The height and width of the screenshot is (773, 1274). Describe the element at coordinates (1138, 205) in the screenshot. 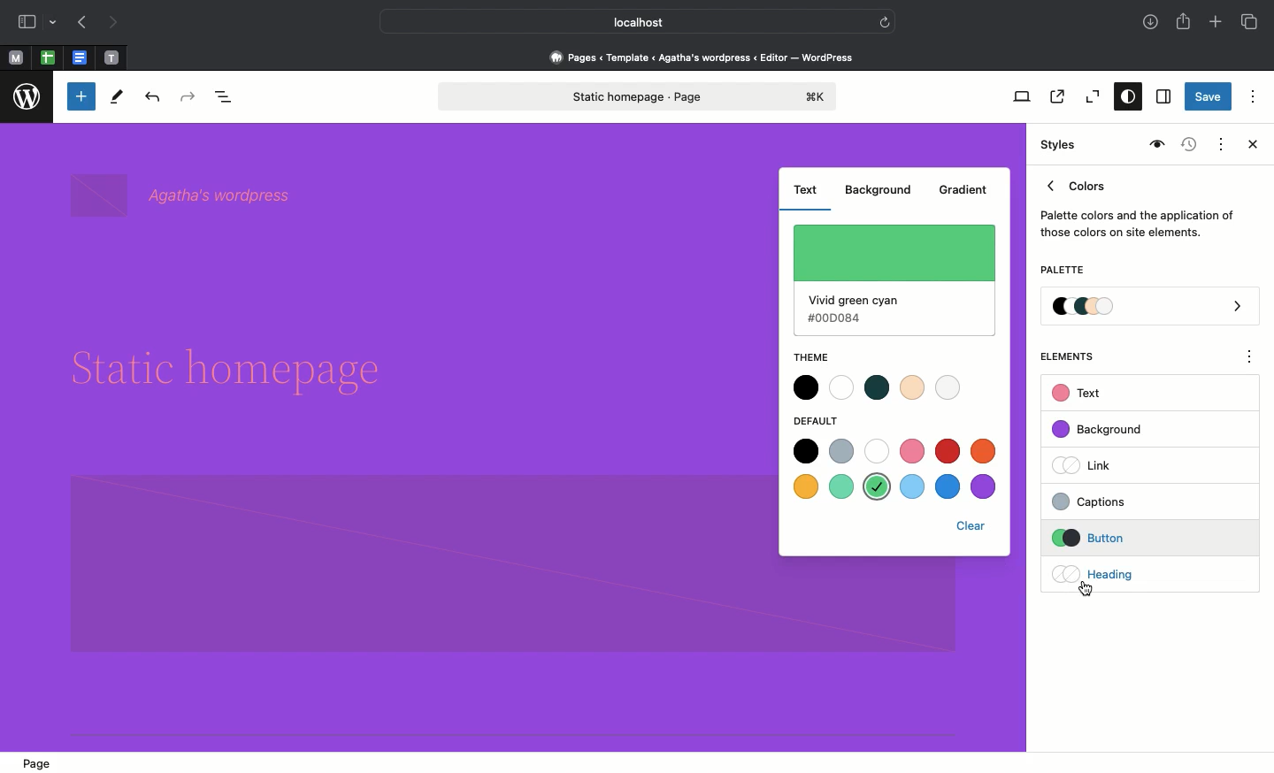

I see `Colors` at that location.